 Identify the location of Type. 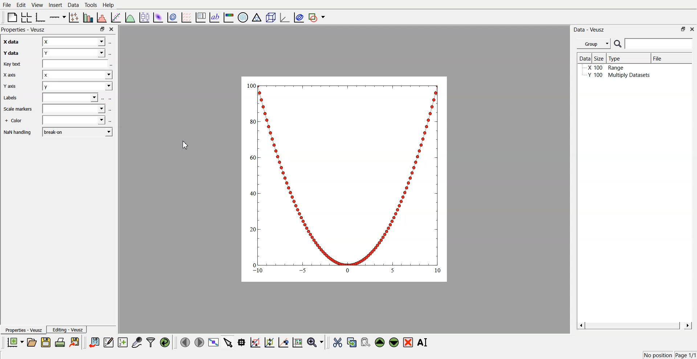
(627, 58).